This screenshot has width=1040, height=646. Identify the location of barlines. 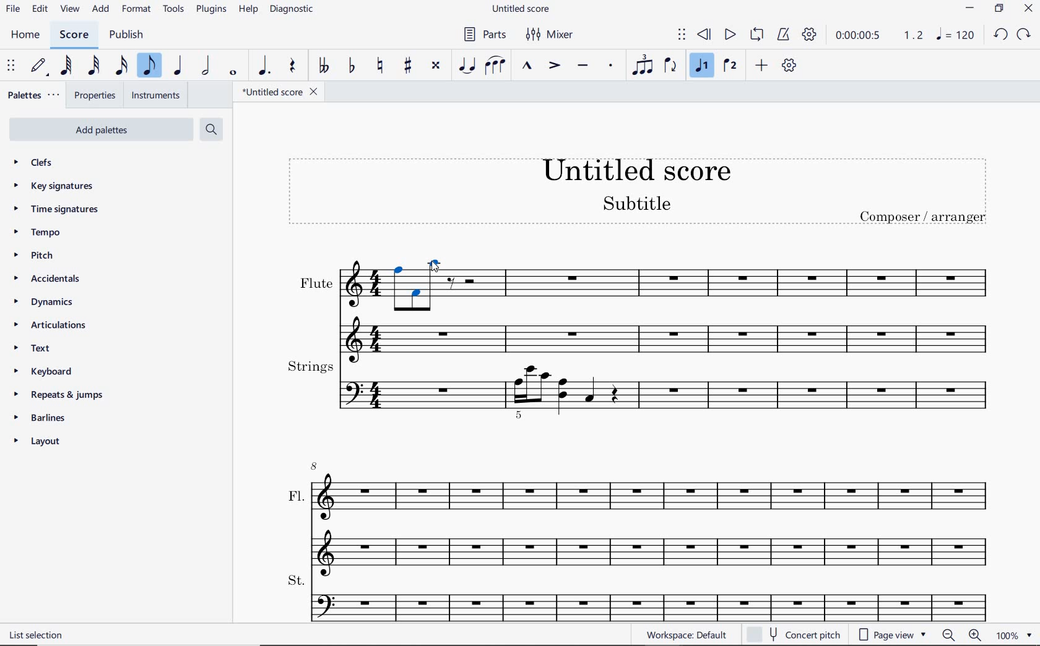
(40, 417).